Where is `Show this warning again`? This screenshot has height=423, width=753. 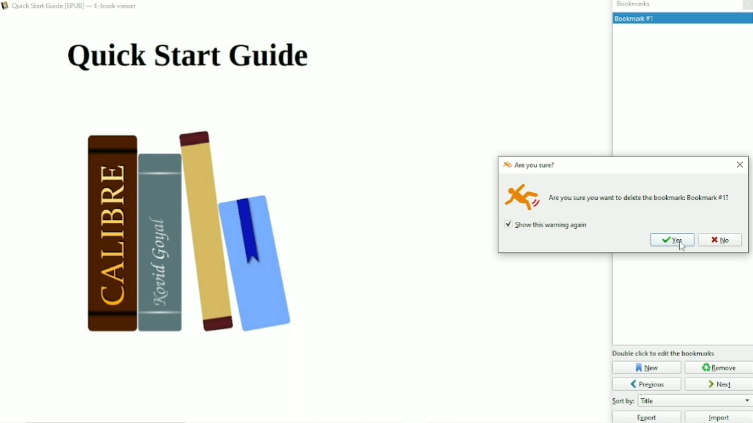 Show this warning again is located at coordinates (556, 225).